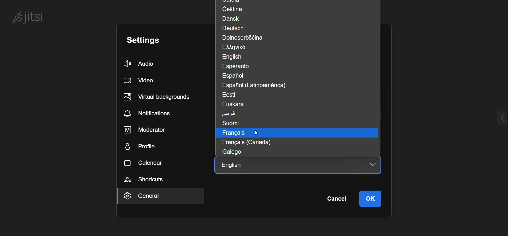 The height and width of the screenshot is (236, 508). What do you see at coordinates (238, 47) in the screenshot?
I see `EAANVIKG` at bounding box center [238, 47].